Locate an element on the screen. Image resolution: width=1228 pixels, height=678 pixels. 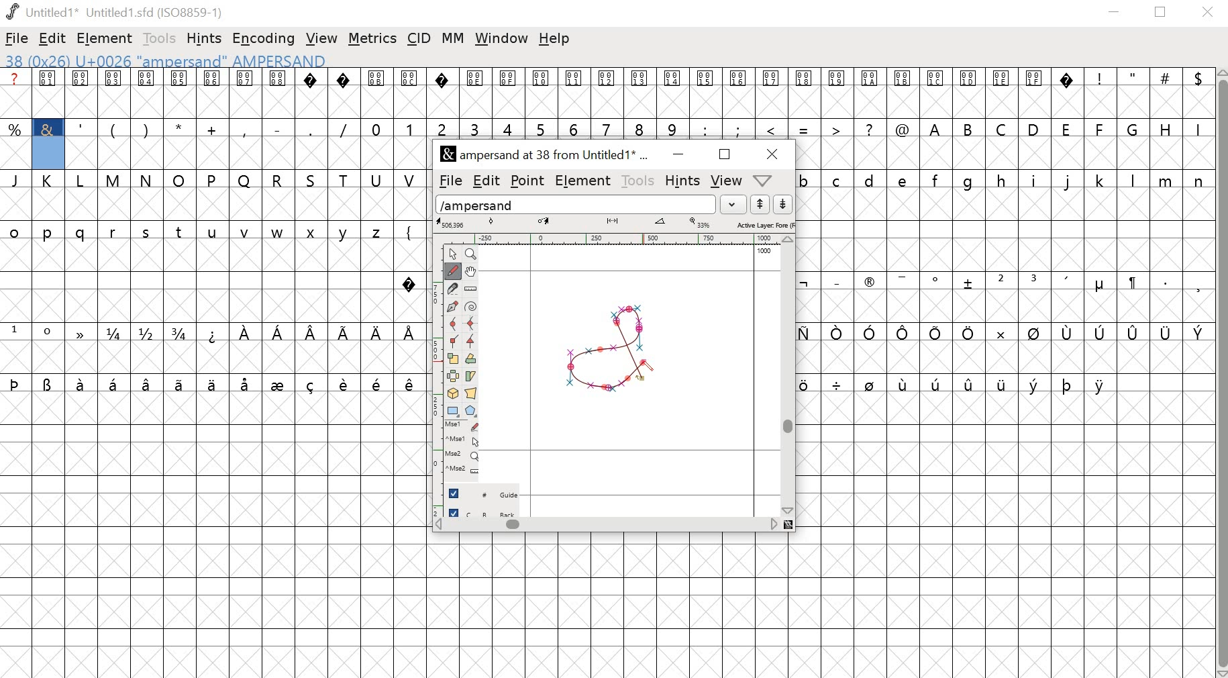
0015 is located at coordinates (706, 94).